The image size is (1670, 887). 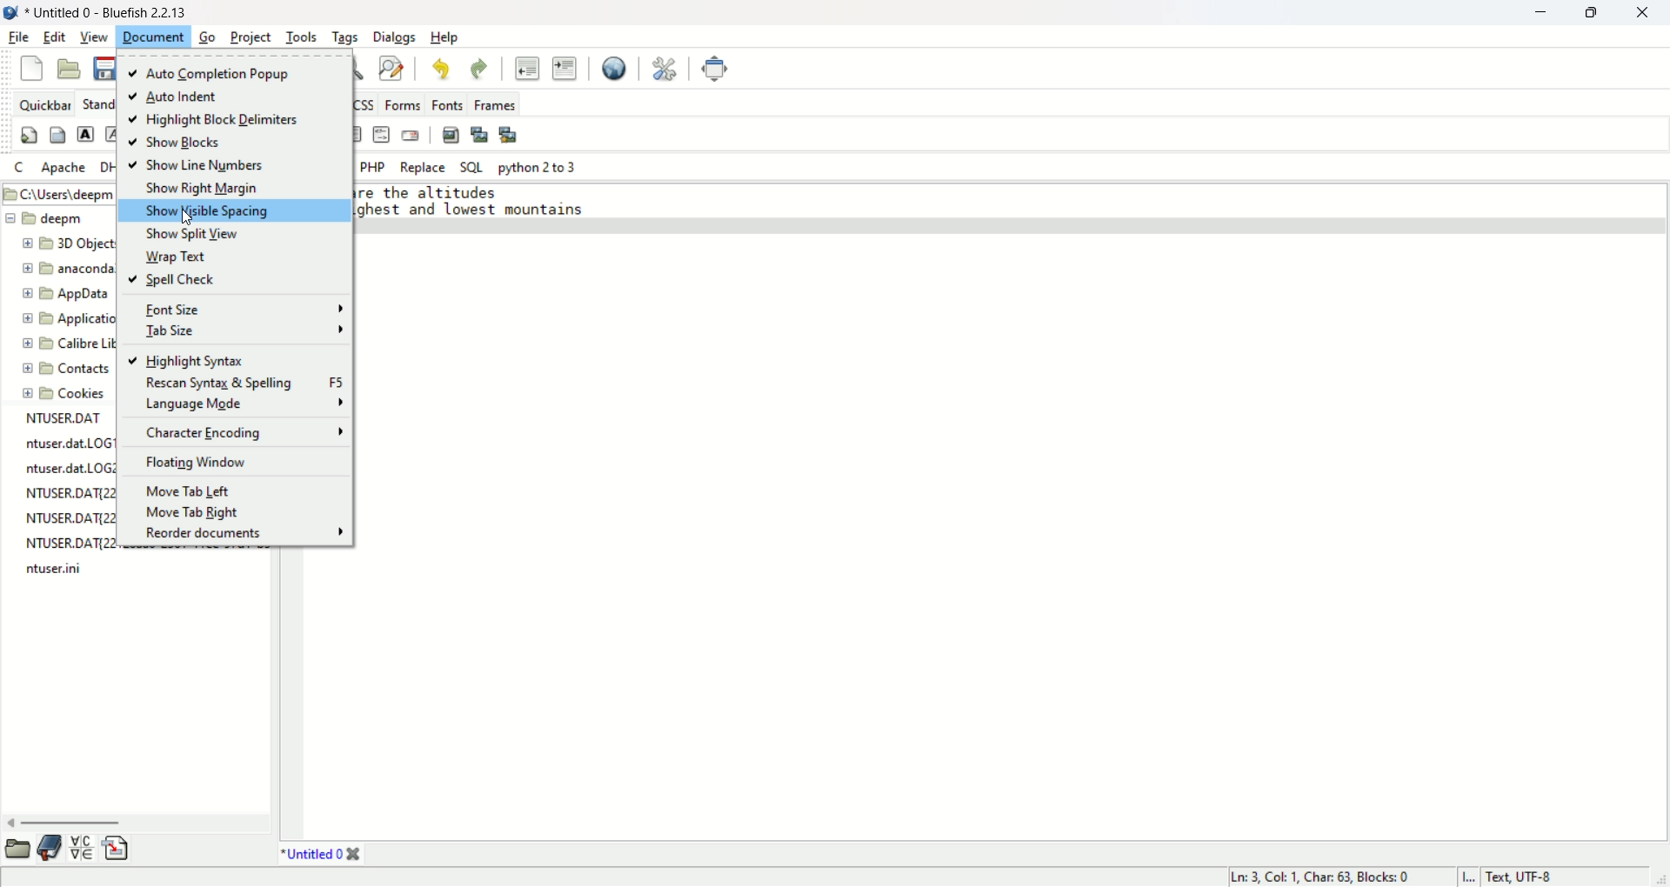 What do you see at coordinates (50, 846) in the screenshot?
I see `documentation` at bounding box center [50, 846].